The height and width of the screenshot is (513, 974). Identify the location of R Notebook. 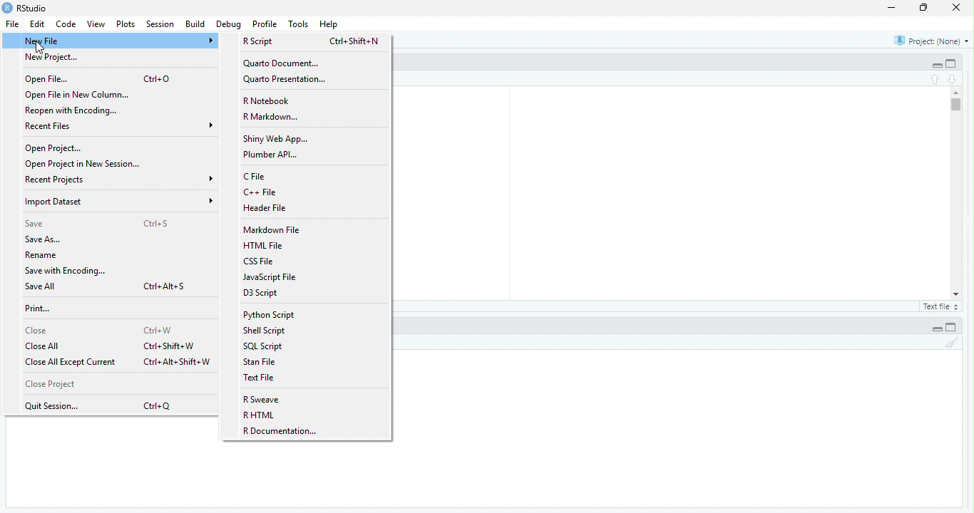
(268, 101).